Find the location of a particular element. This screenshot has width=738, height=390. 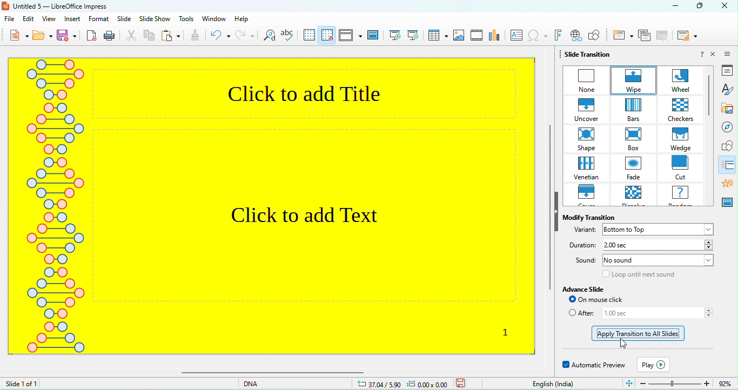

hyperlink is located at coordinates (573, 37).